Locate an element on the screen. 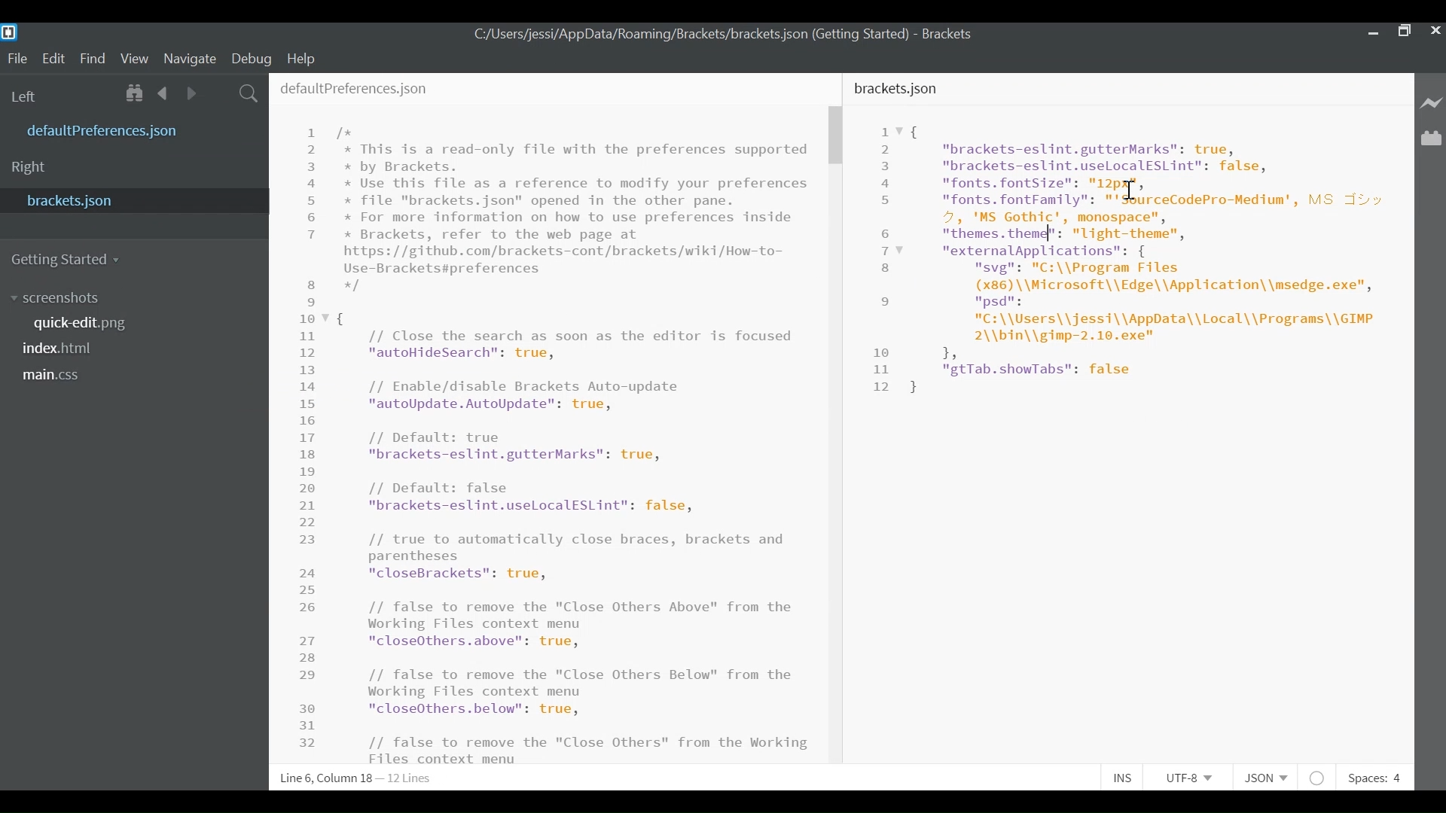  quickedit.png is located at coordinates (93, 323).